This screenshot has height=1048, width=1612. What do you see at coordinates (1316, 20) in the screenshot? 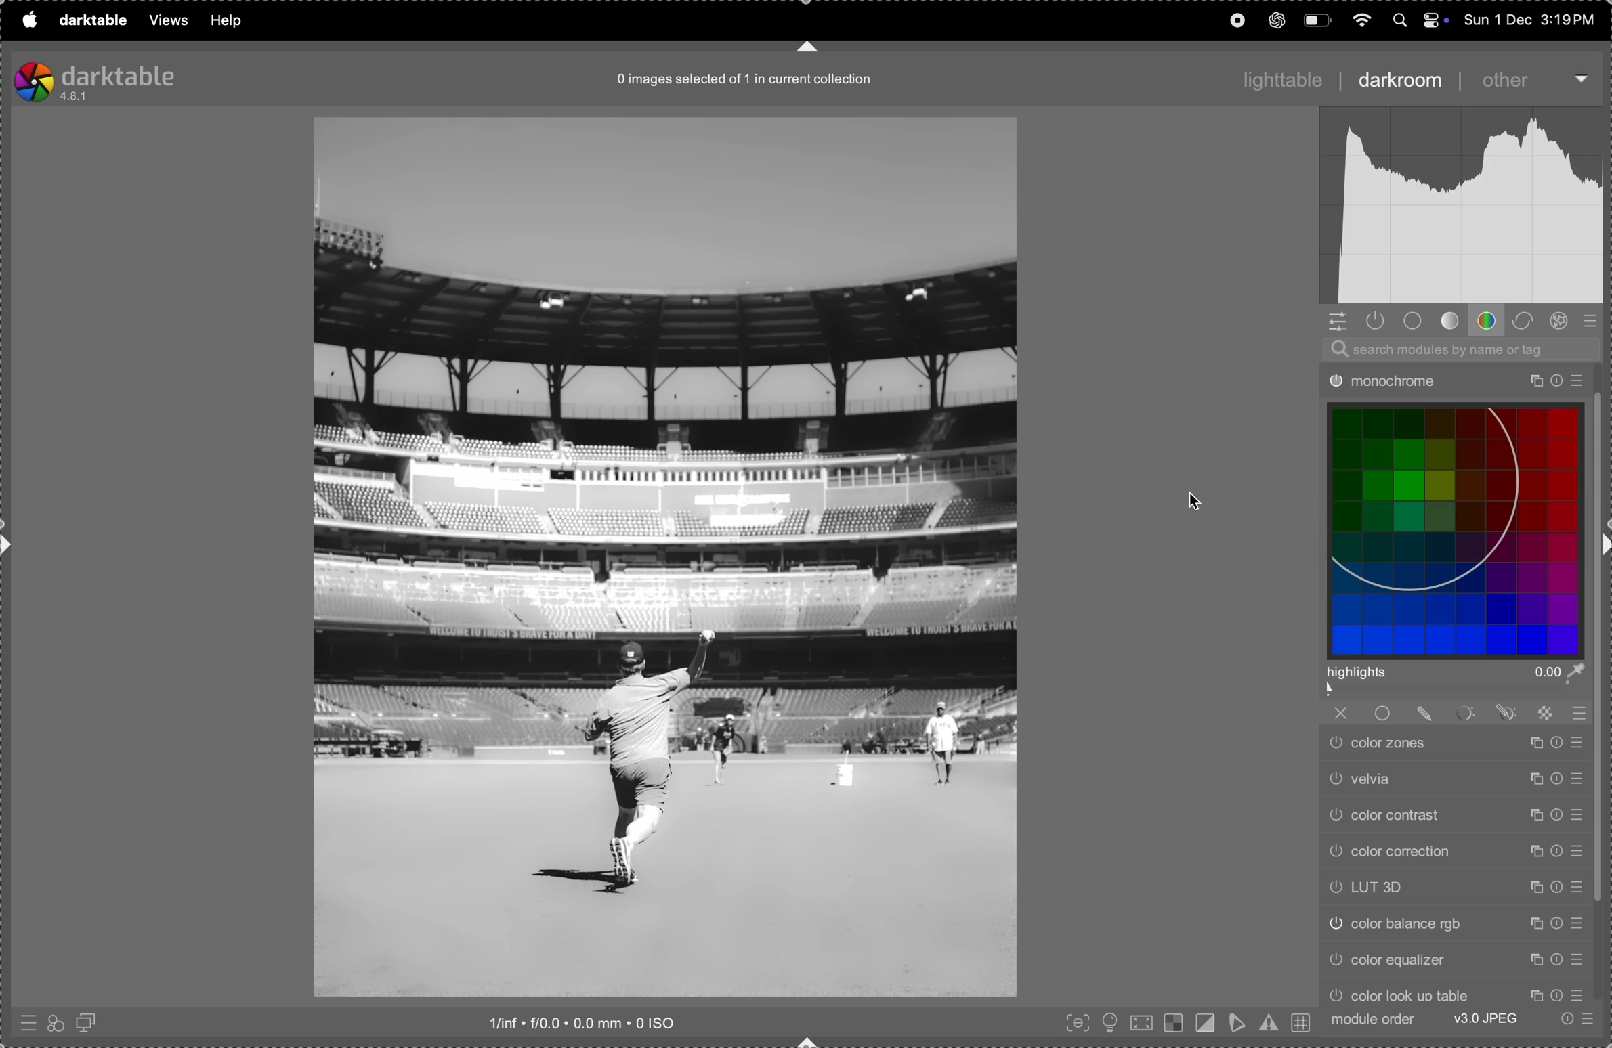
I see `battery` at bounding box center [1316, 20].